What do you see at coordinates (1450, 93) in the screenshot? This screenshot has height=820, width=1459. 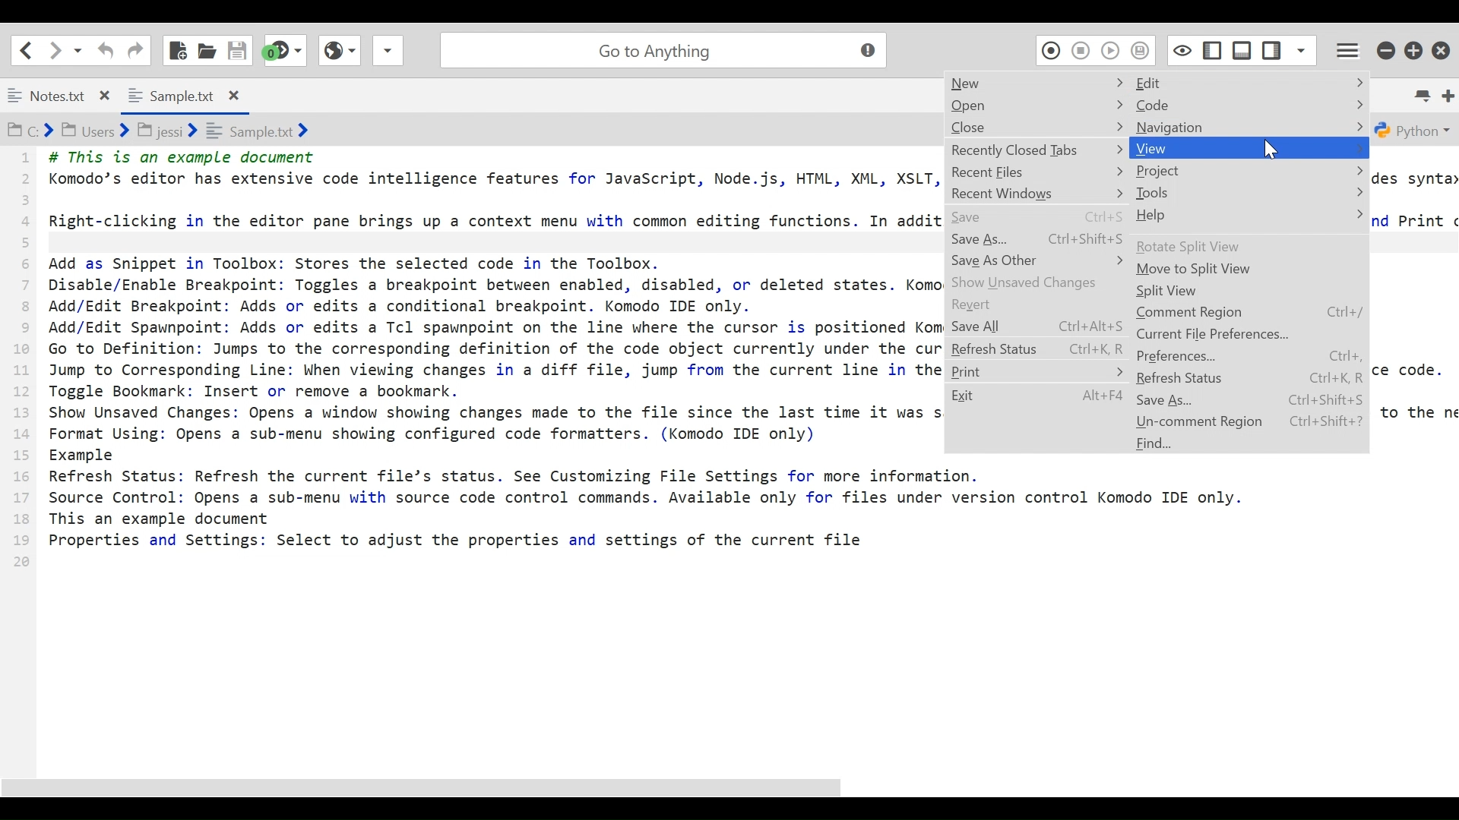 I see `Add new Tab` at bounding box center [1450, 93].